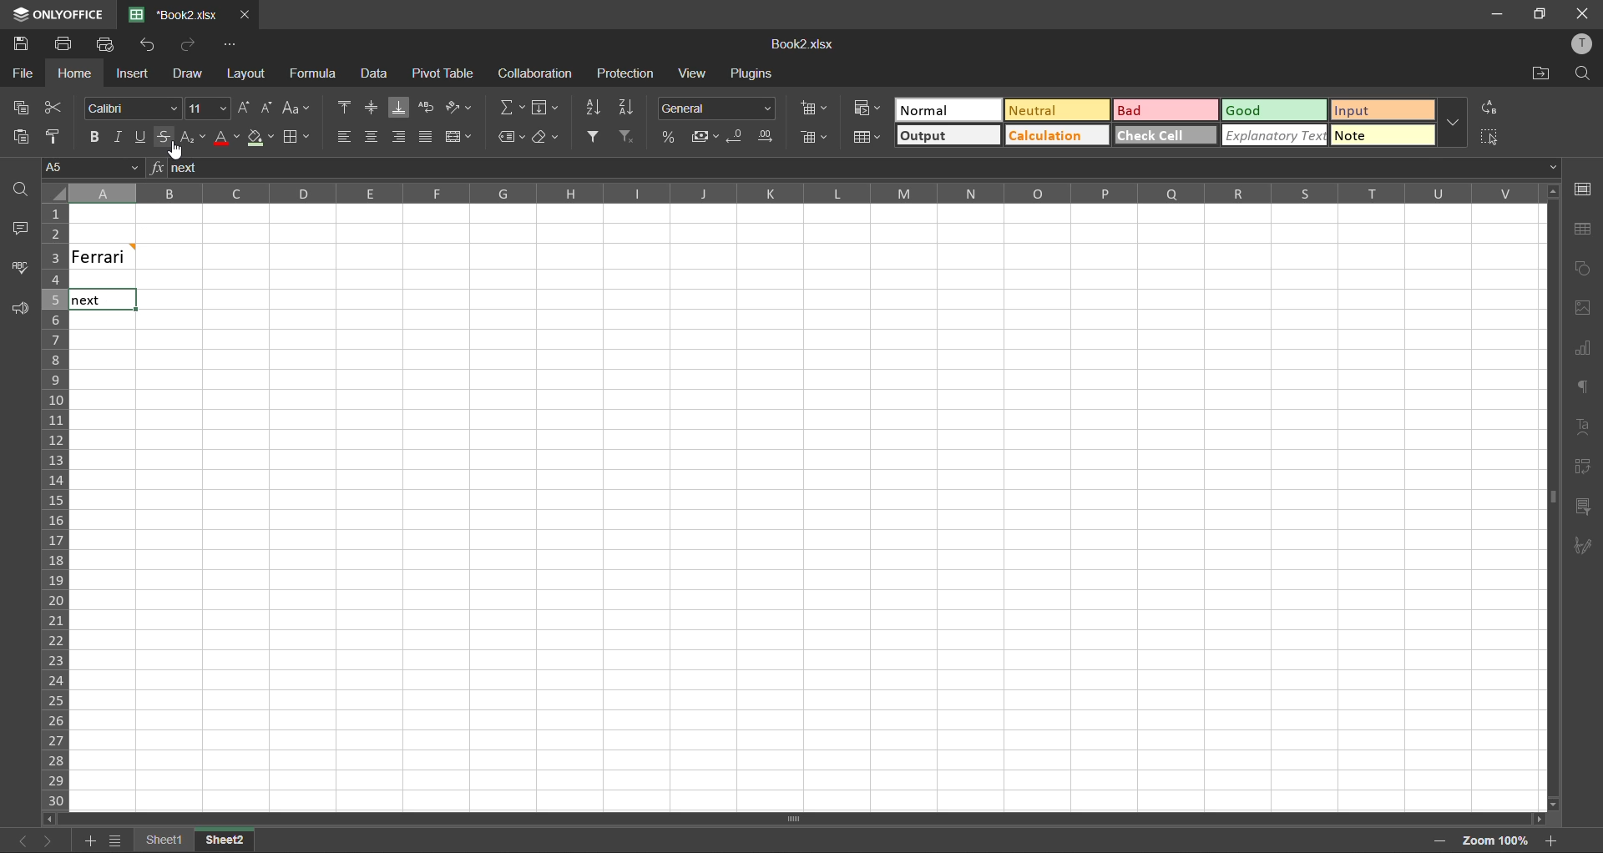 This screenshot has width=1603, height=853. Describe the element at coordinates (91, 840) in the screenshot. I see `add sheet` at that location.